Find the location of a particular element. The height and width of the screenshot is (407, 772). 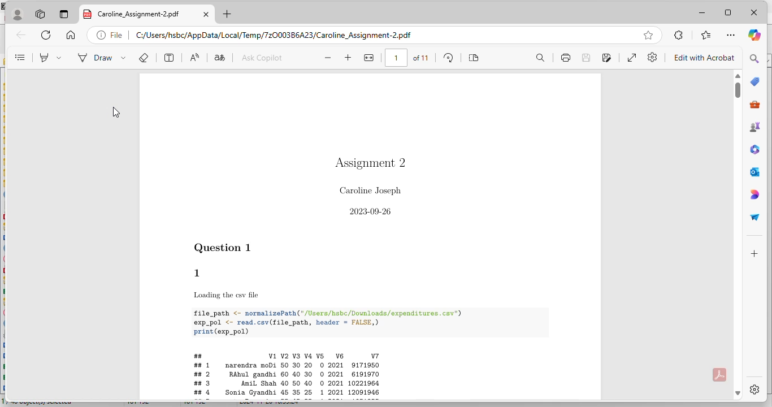

customize is located at coordinates (754, 254).